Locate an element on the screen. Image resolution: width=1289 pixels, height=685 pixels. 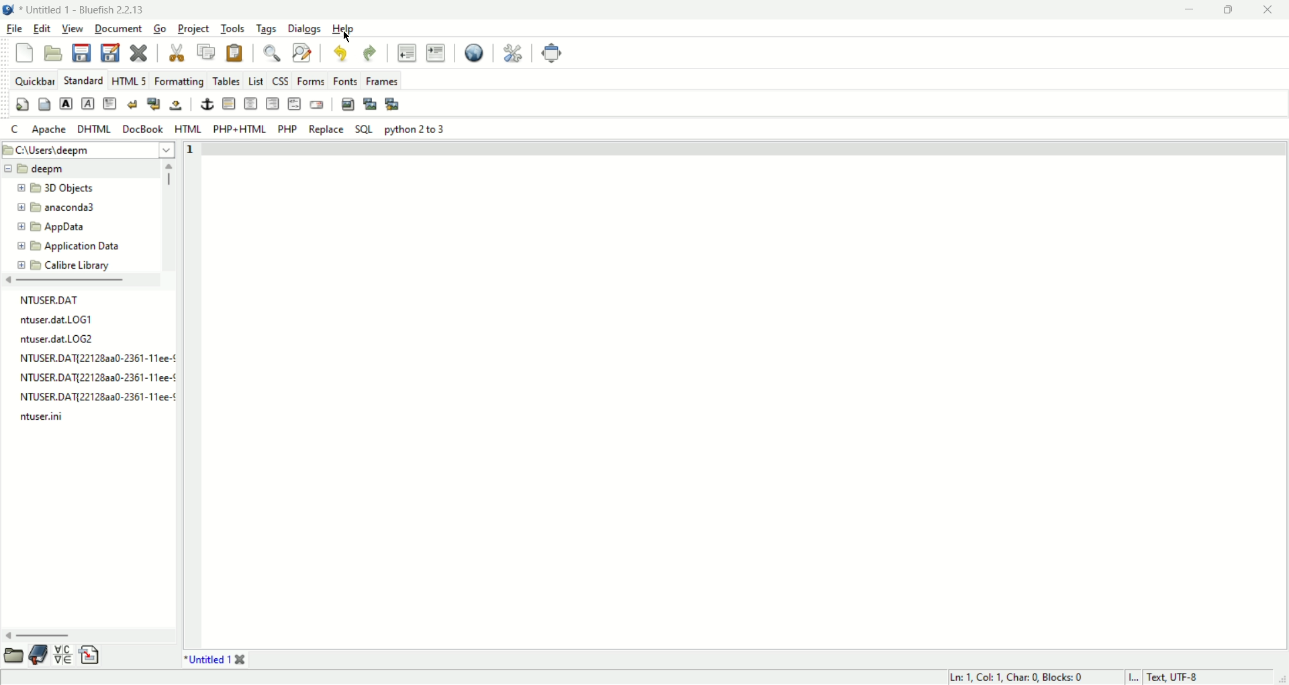
body is located at coordinates (46, 105).